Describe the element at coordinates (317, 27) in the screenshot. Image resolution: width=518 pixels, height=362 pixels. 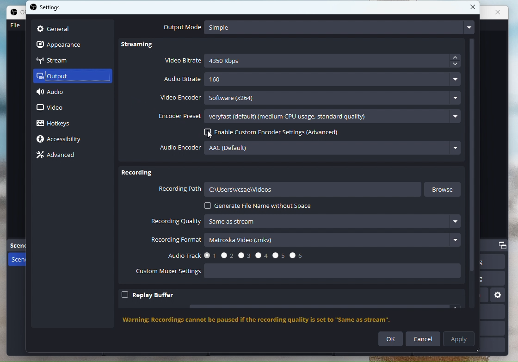
I see `Output Mode` at that location.